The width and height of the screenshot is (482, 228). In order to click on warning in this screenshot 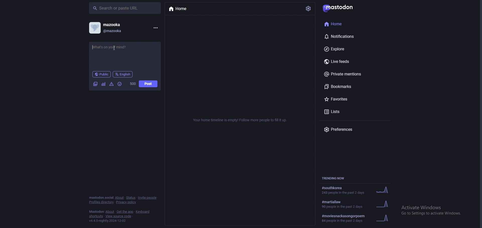, I will do `click(112, 84)`.